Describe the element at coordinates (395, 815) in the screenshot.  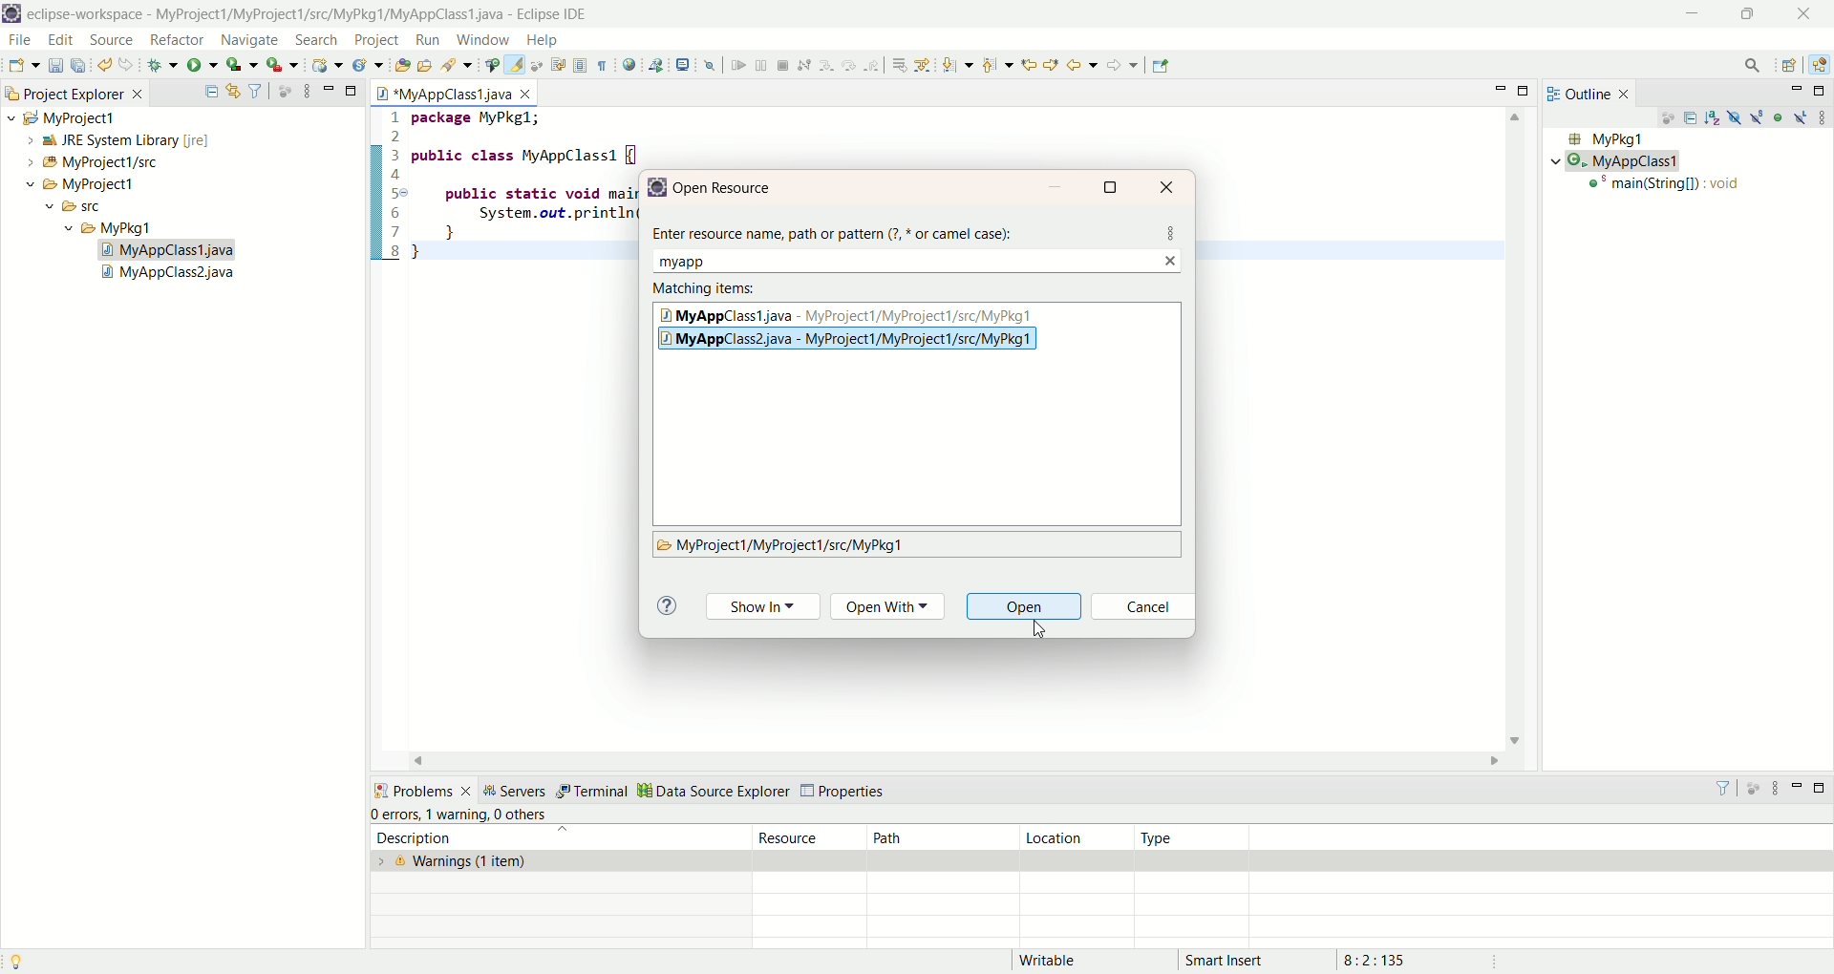
I see `errors` at that location.